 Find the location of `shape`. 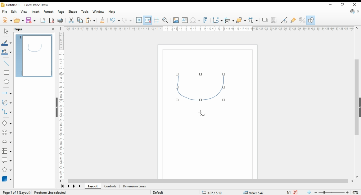

shape is located at coordinates (202, 88).